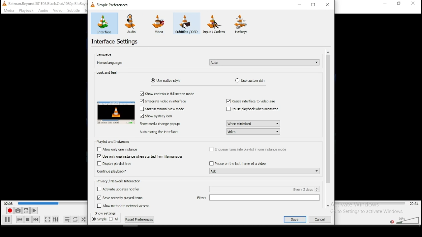  Describe the element at coordinates (110, 63) in the screenshot. I see `menus language` at that location.